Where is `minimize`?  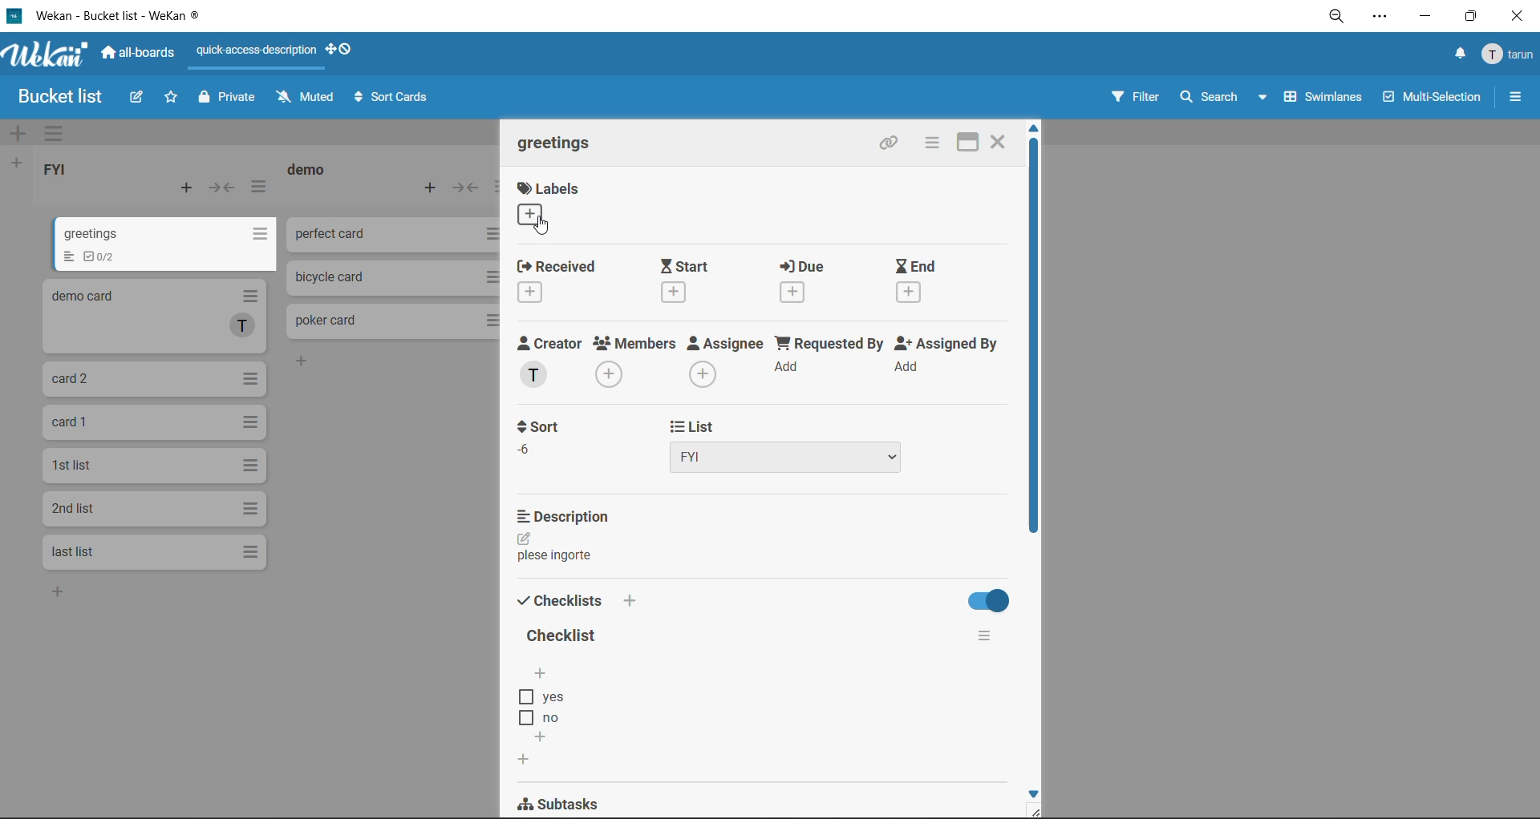
minimize is located at coordinates (1428, 18).